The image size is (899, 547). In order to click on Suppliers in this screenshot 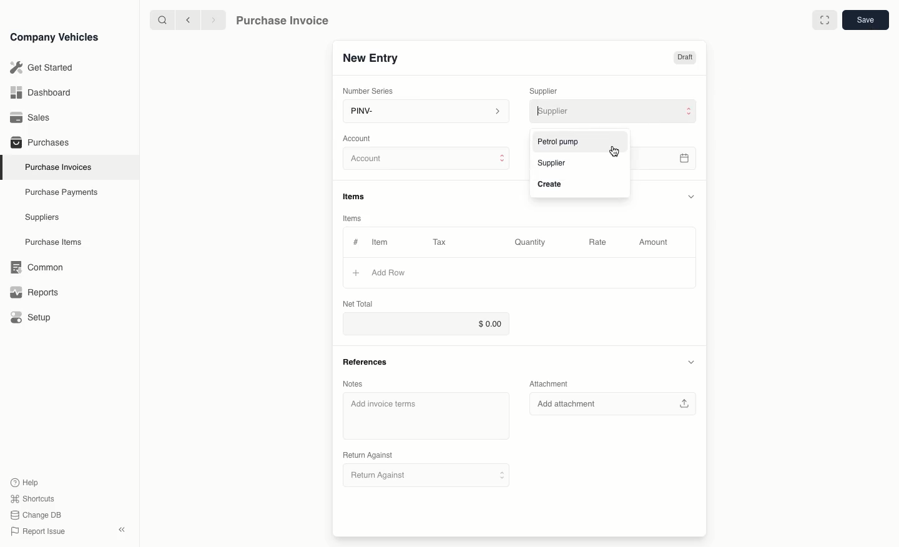, I will do `click(41, 218)`.